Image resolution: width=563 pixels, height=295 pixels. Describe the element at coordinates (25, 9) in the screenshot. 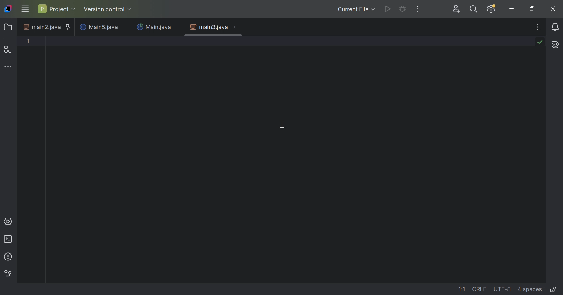

I see `Main menu` at that location.